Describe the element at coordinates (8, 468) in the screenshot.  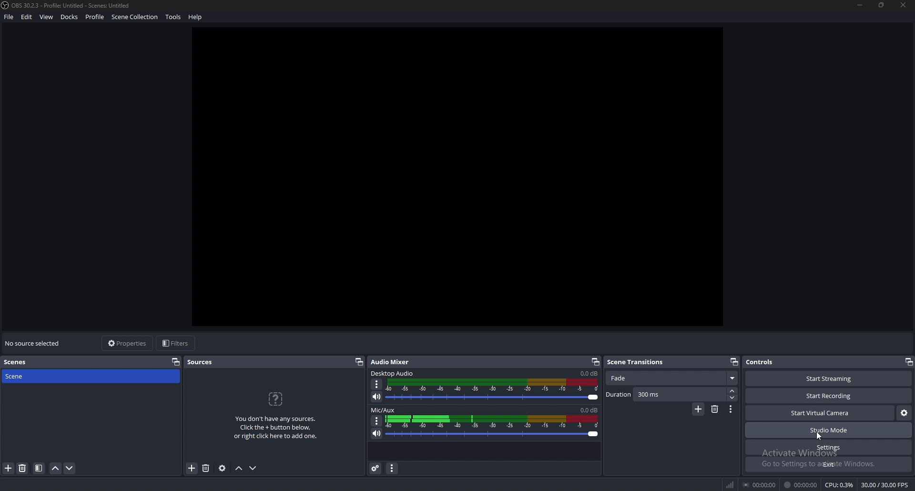
I see `add scene` at that location.